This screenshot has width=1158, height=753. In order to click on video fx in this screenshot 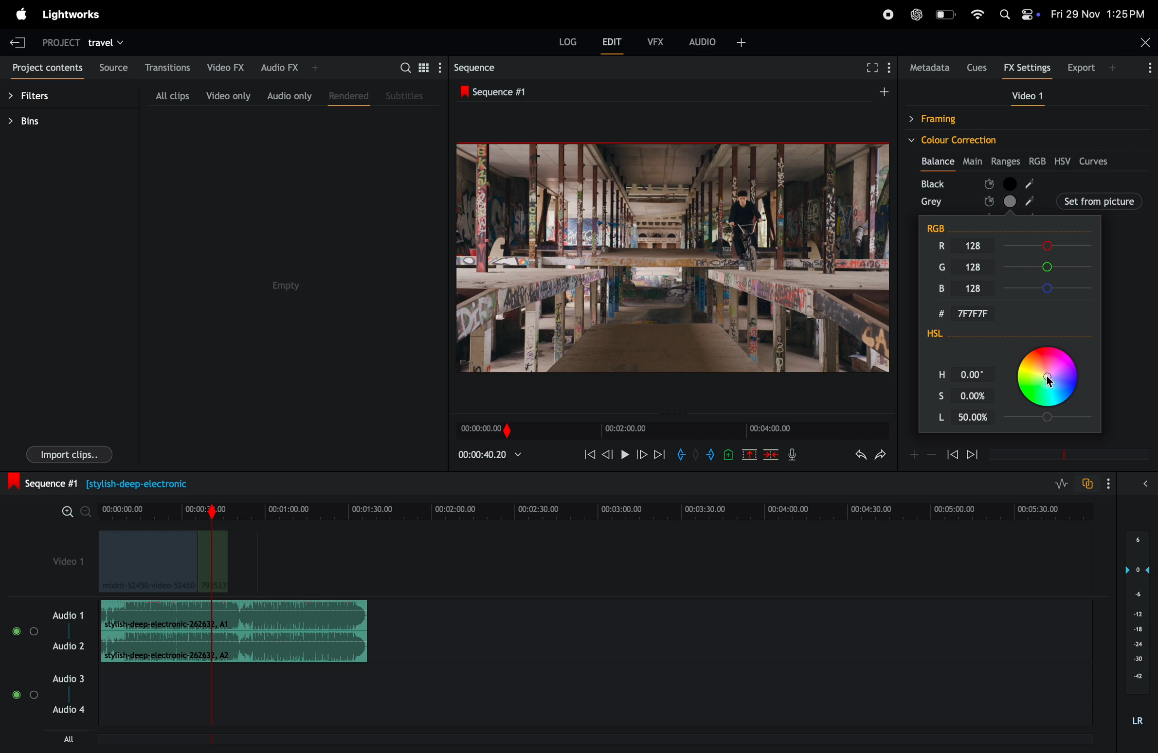, I will do `click(225, 67)`.